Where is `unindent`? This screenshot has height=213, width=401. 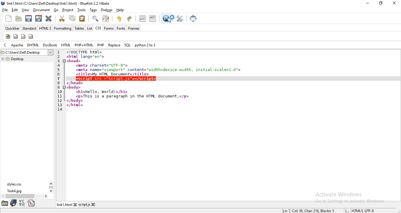 unindent is located at coordinates (143, 18).